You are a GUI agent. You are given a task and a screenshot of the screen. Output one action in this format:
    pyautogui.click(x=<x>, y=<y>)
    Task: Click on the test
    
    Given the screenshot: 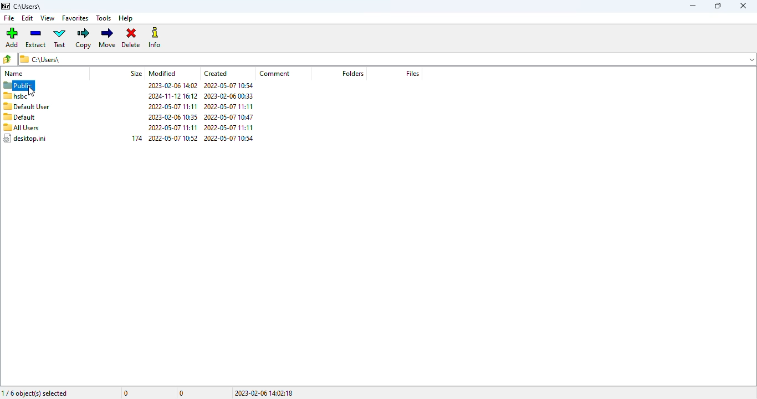 What is the action you would take?
    pyautogui.click(x=60, y=38)
    